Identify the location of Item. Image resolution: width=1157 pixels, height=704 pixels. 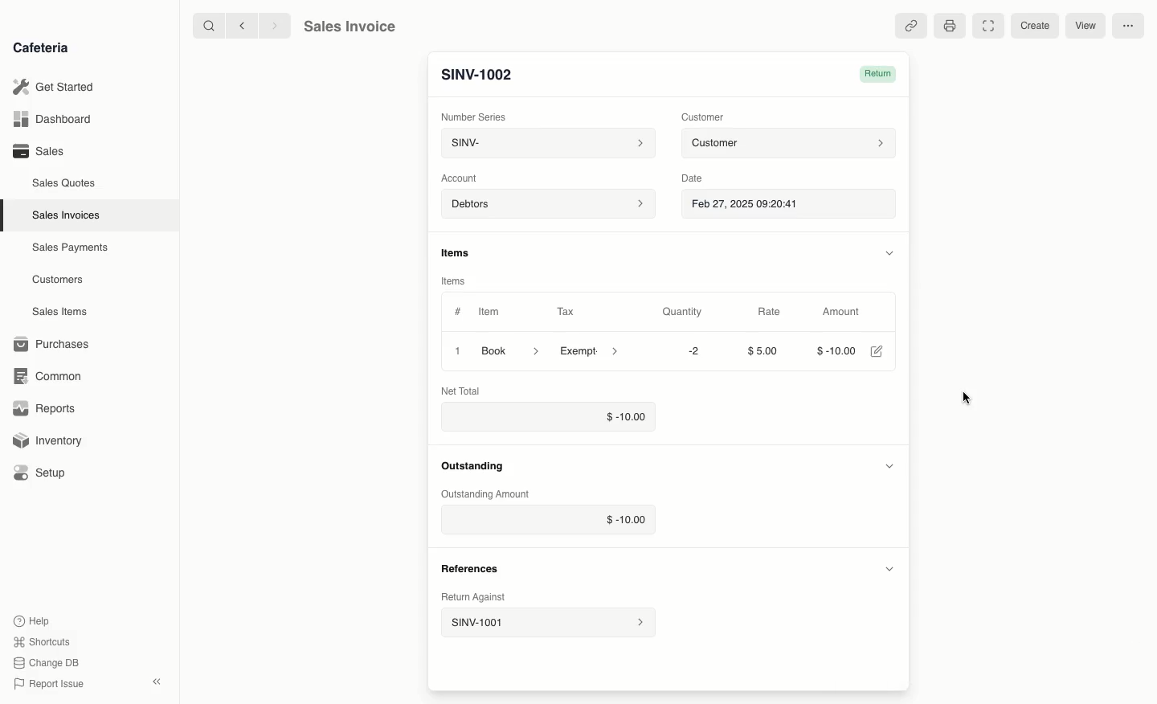
(489, 311).